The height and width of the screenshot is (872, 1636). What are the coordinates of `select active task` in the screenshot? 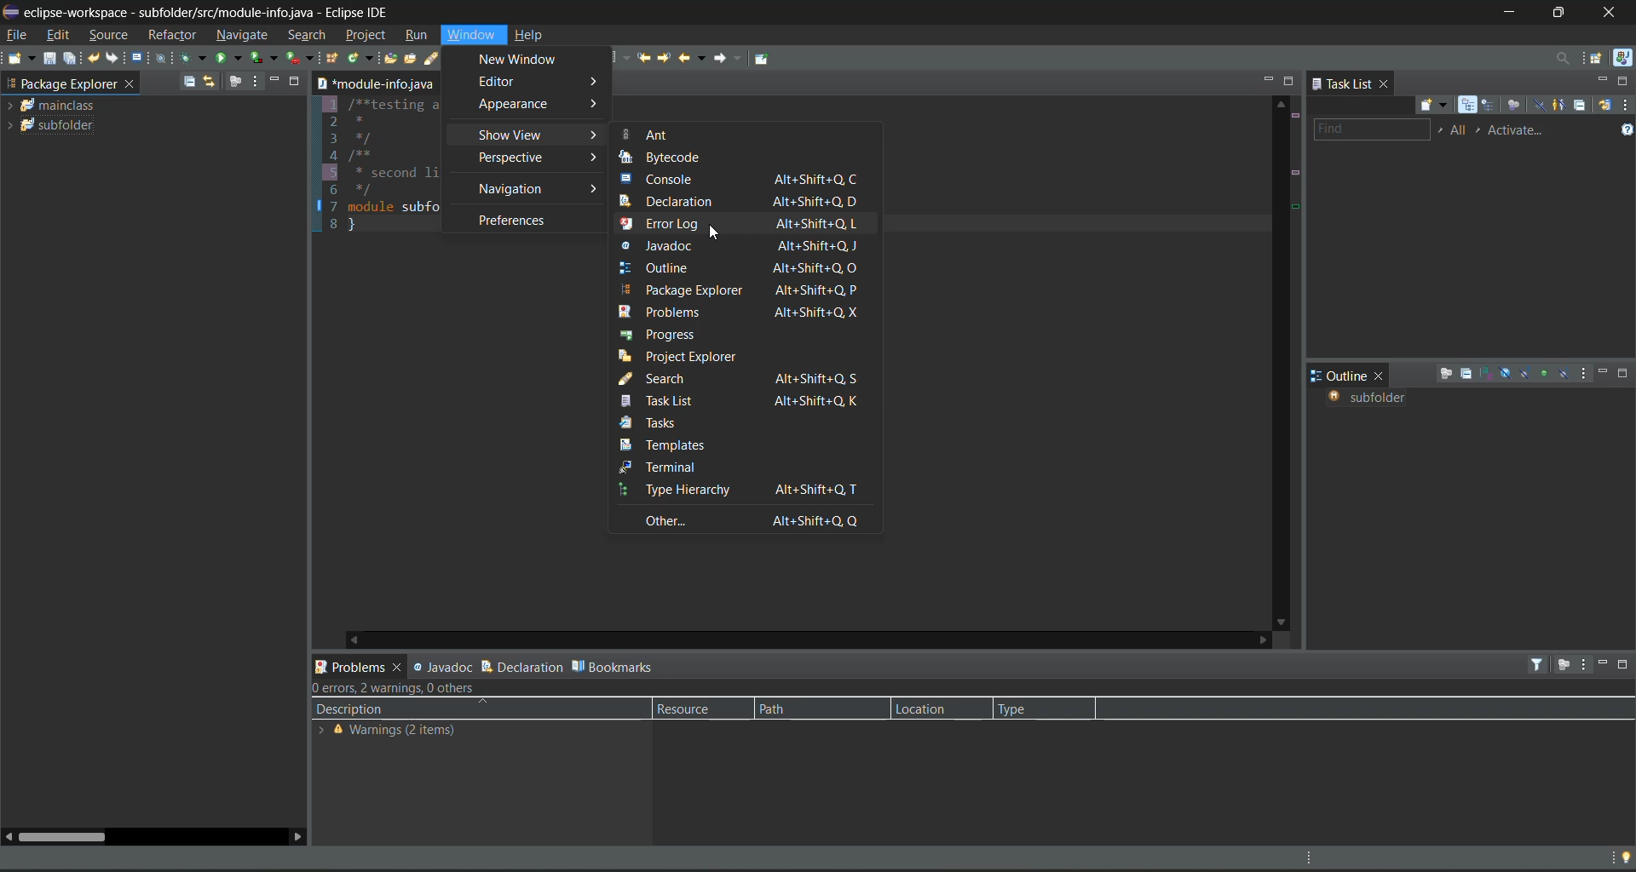 It's located at (1481, 131).